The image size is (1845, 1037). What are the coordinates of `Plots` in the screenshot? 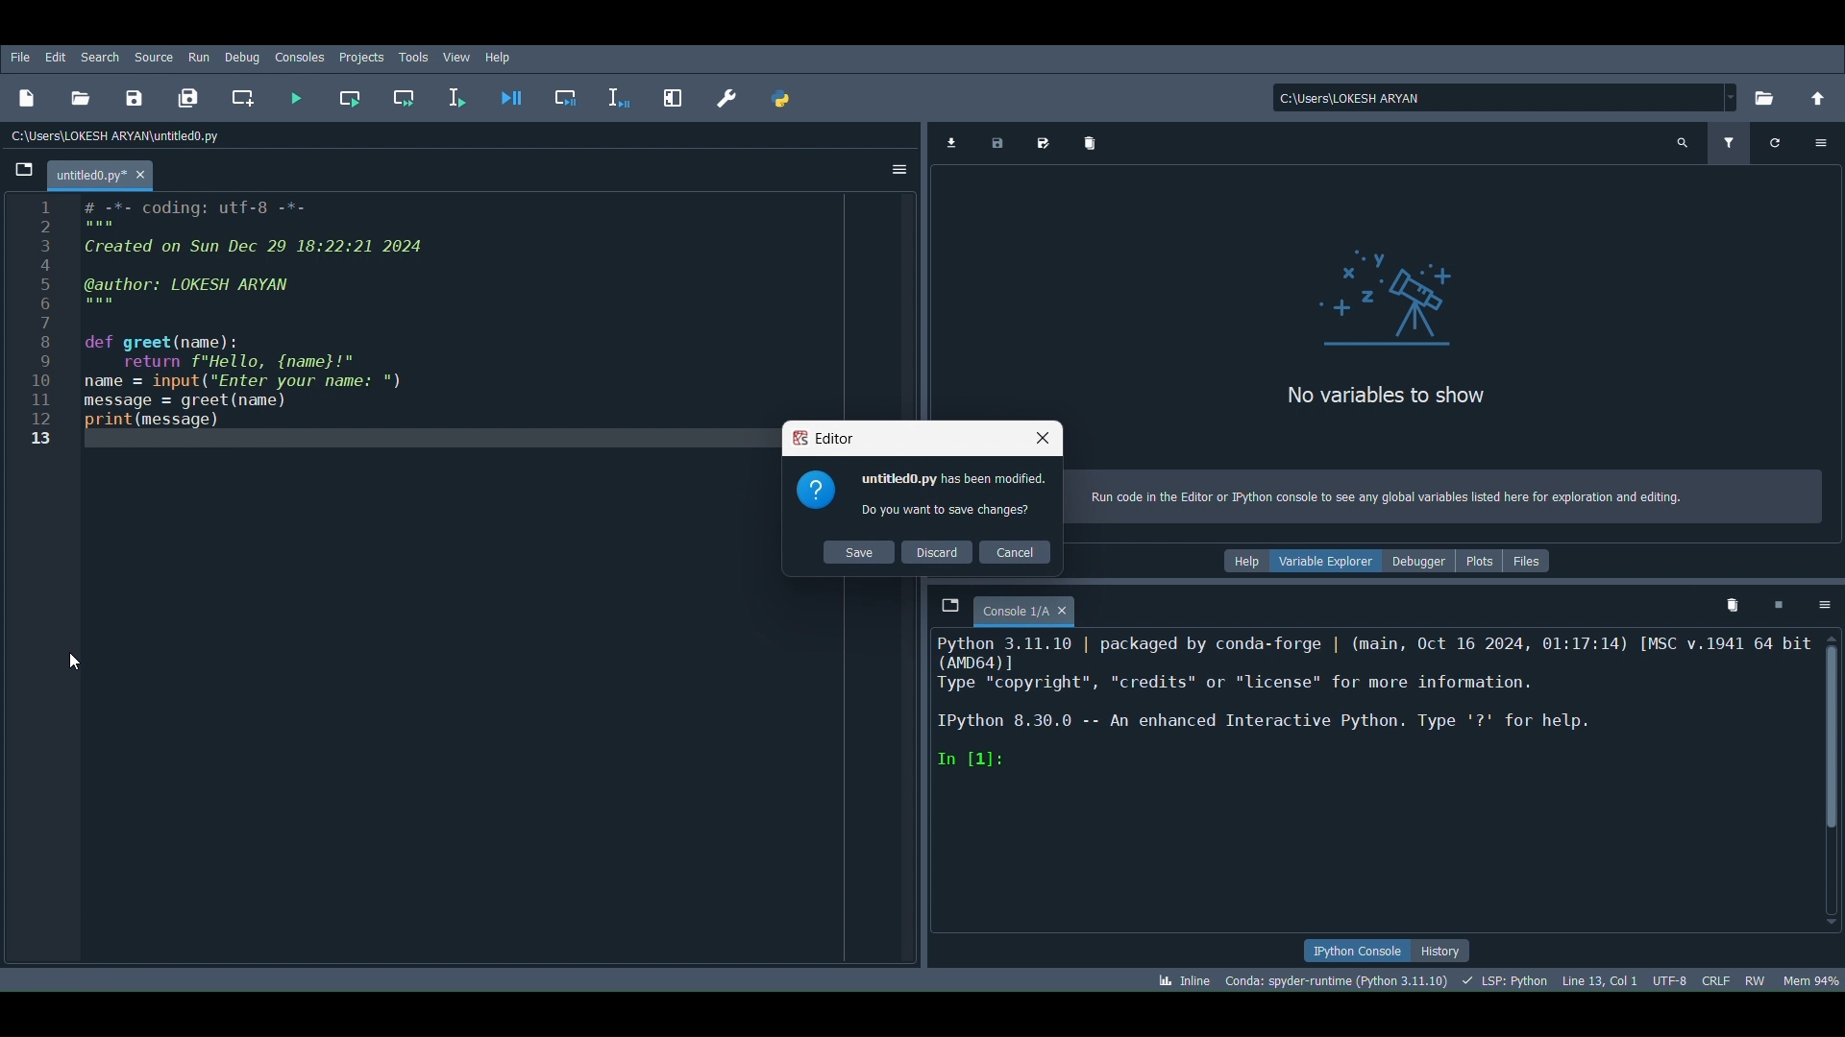 It's located at (1476, 560).